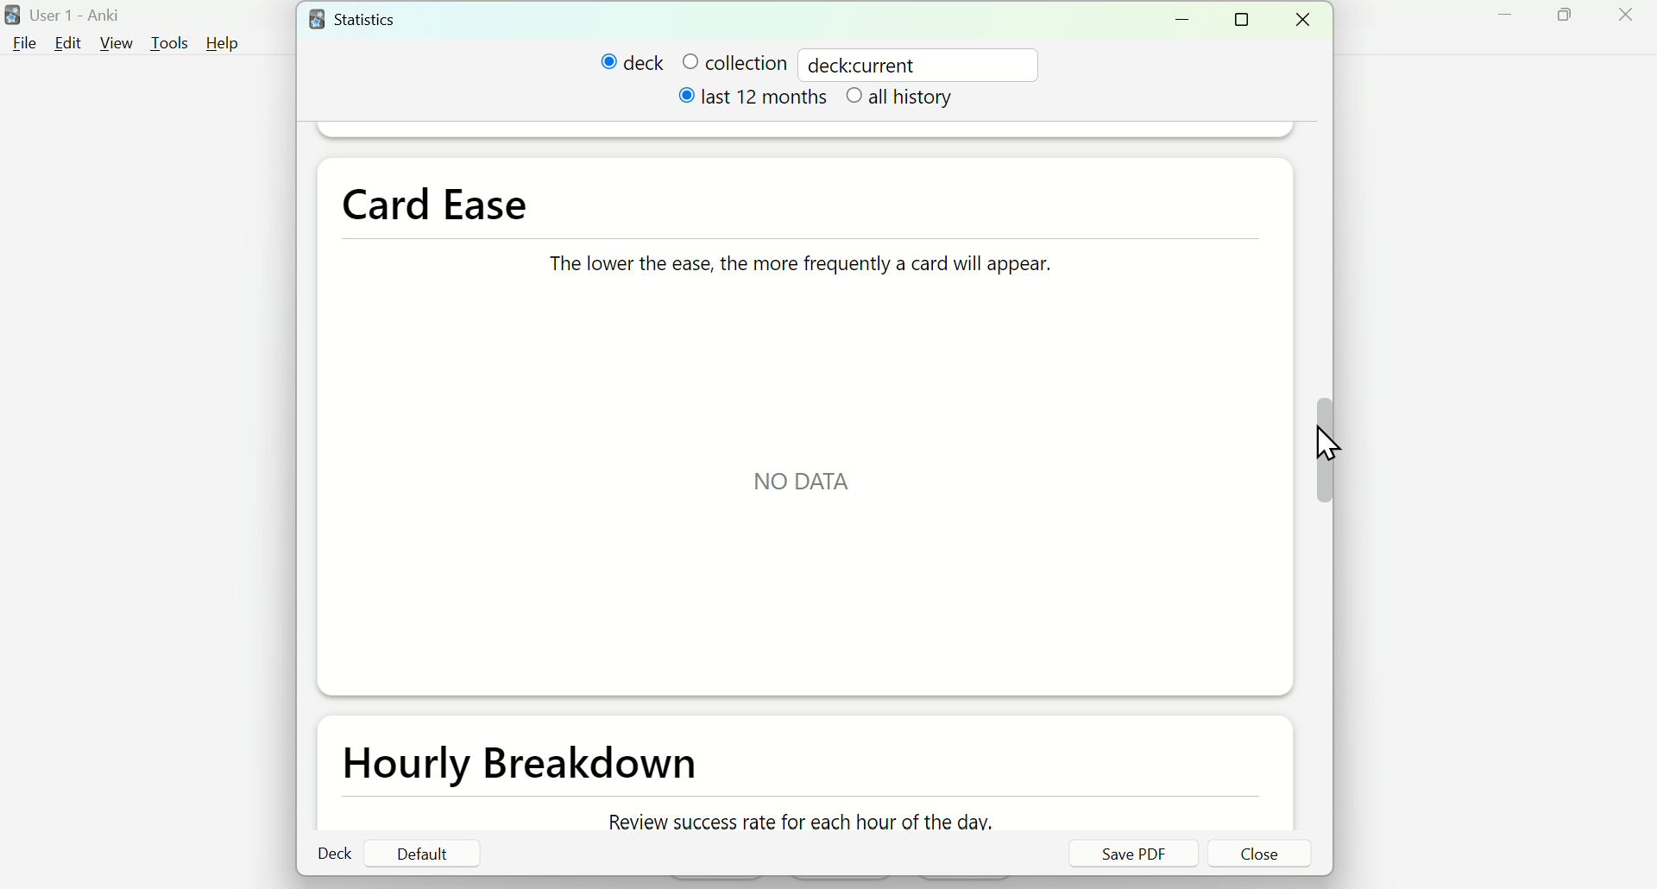  What do you see at coordinates (904, 100) in the screenshot?
I see `all history` at bounding box center [904, 100].